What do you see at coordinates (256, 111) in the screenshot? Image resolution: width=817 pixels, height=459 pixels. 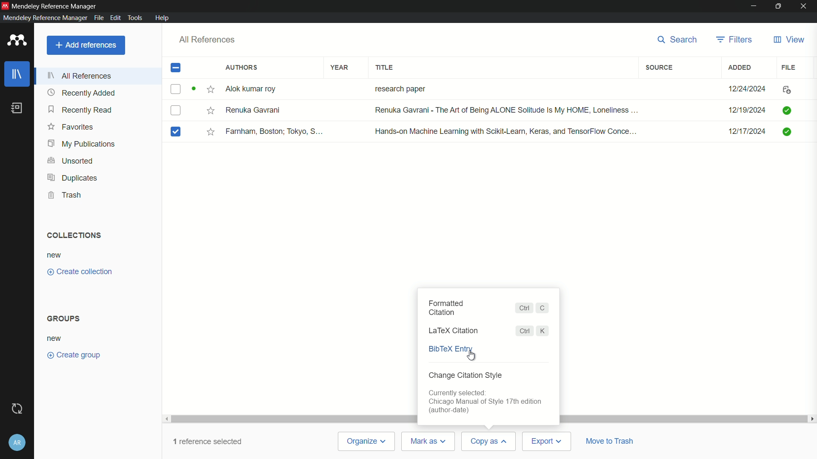 I see `Renuka Gavrani` at bounding box center [256, 111].